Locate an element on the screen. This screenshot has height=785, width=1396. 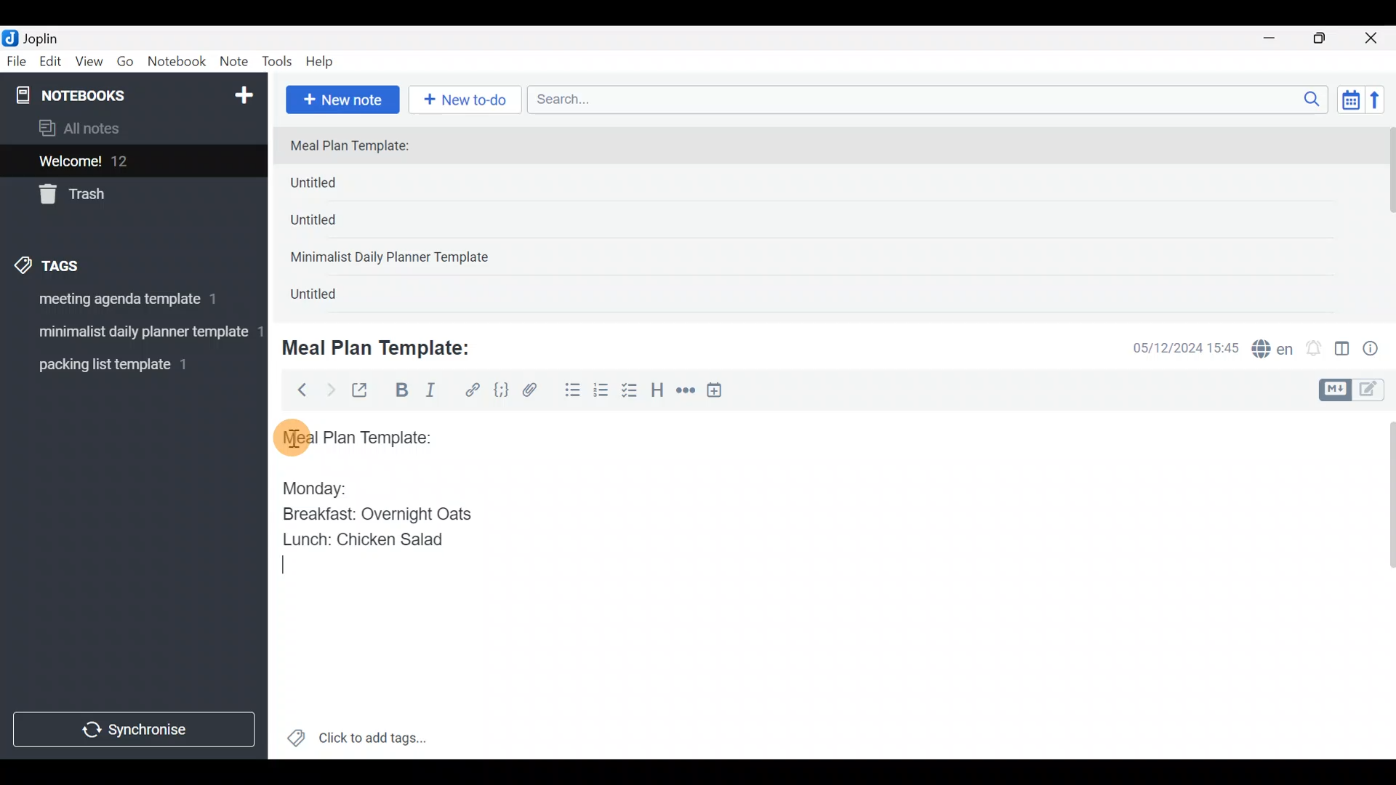
Breakfast: Overnight Oats is located at coordinates (374, 516).